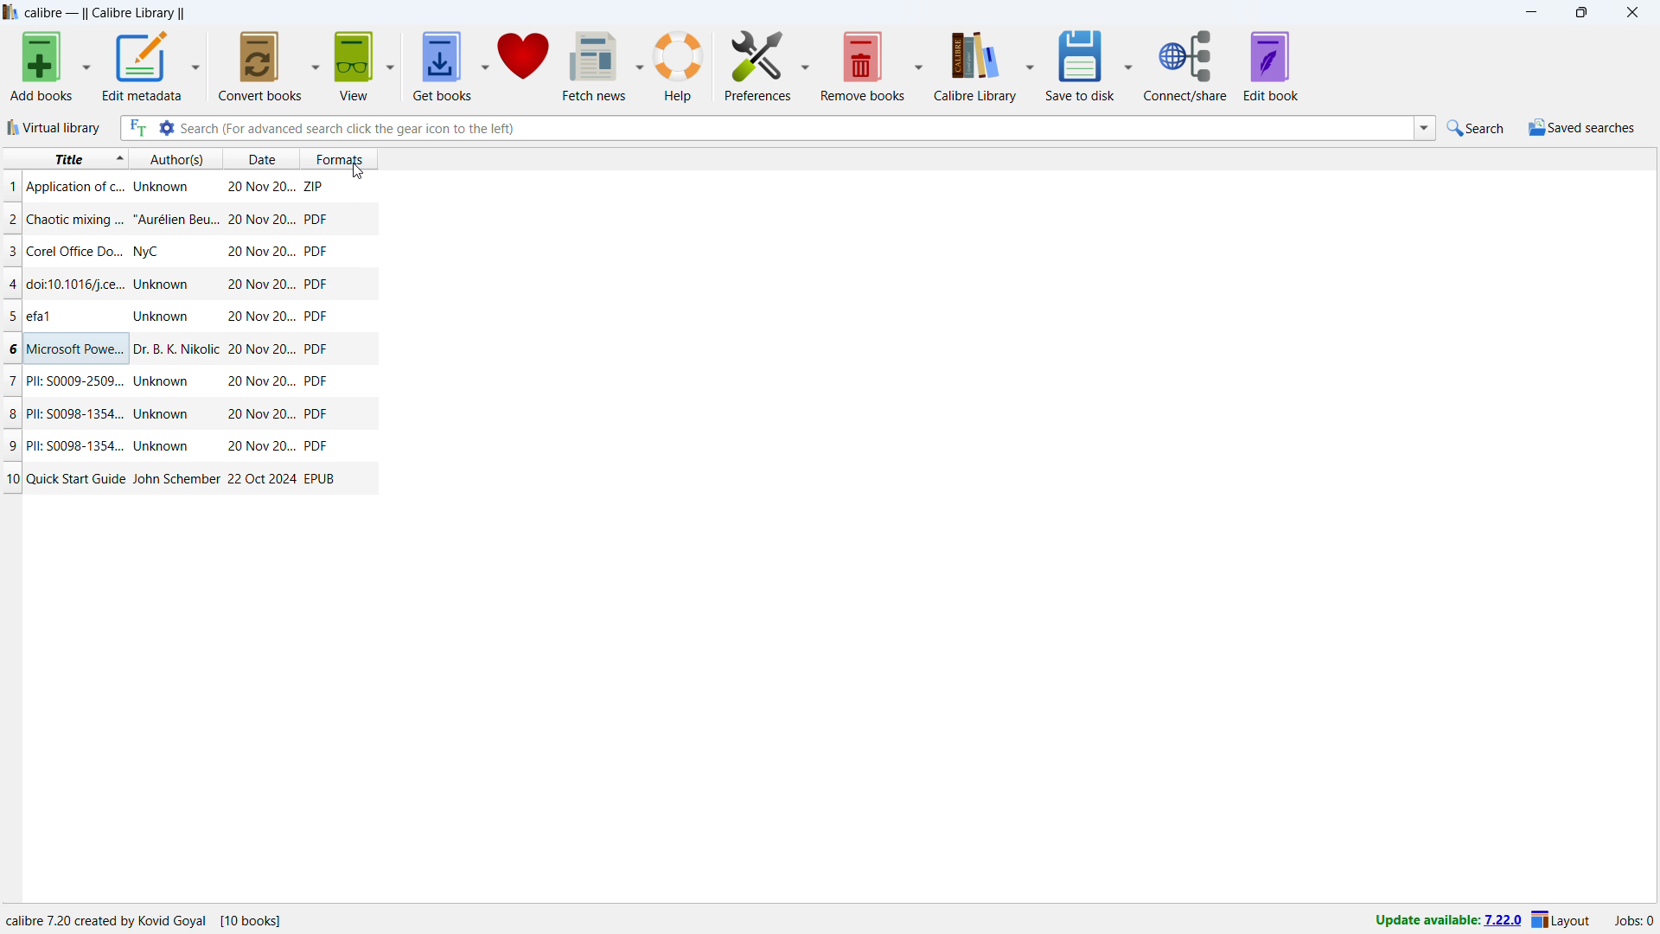  Describe the element at coordinates (10, 349) in the screenshot. I see `6` at that location.